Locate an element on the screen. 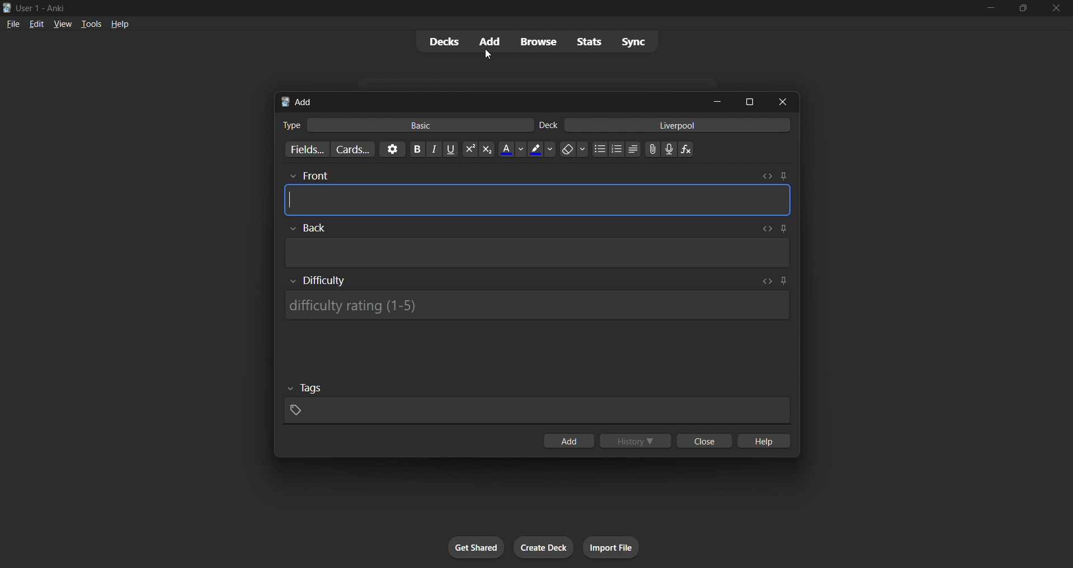 This screenshot has height=568, width=1073. history is located at coordinates (637, 442).